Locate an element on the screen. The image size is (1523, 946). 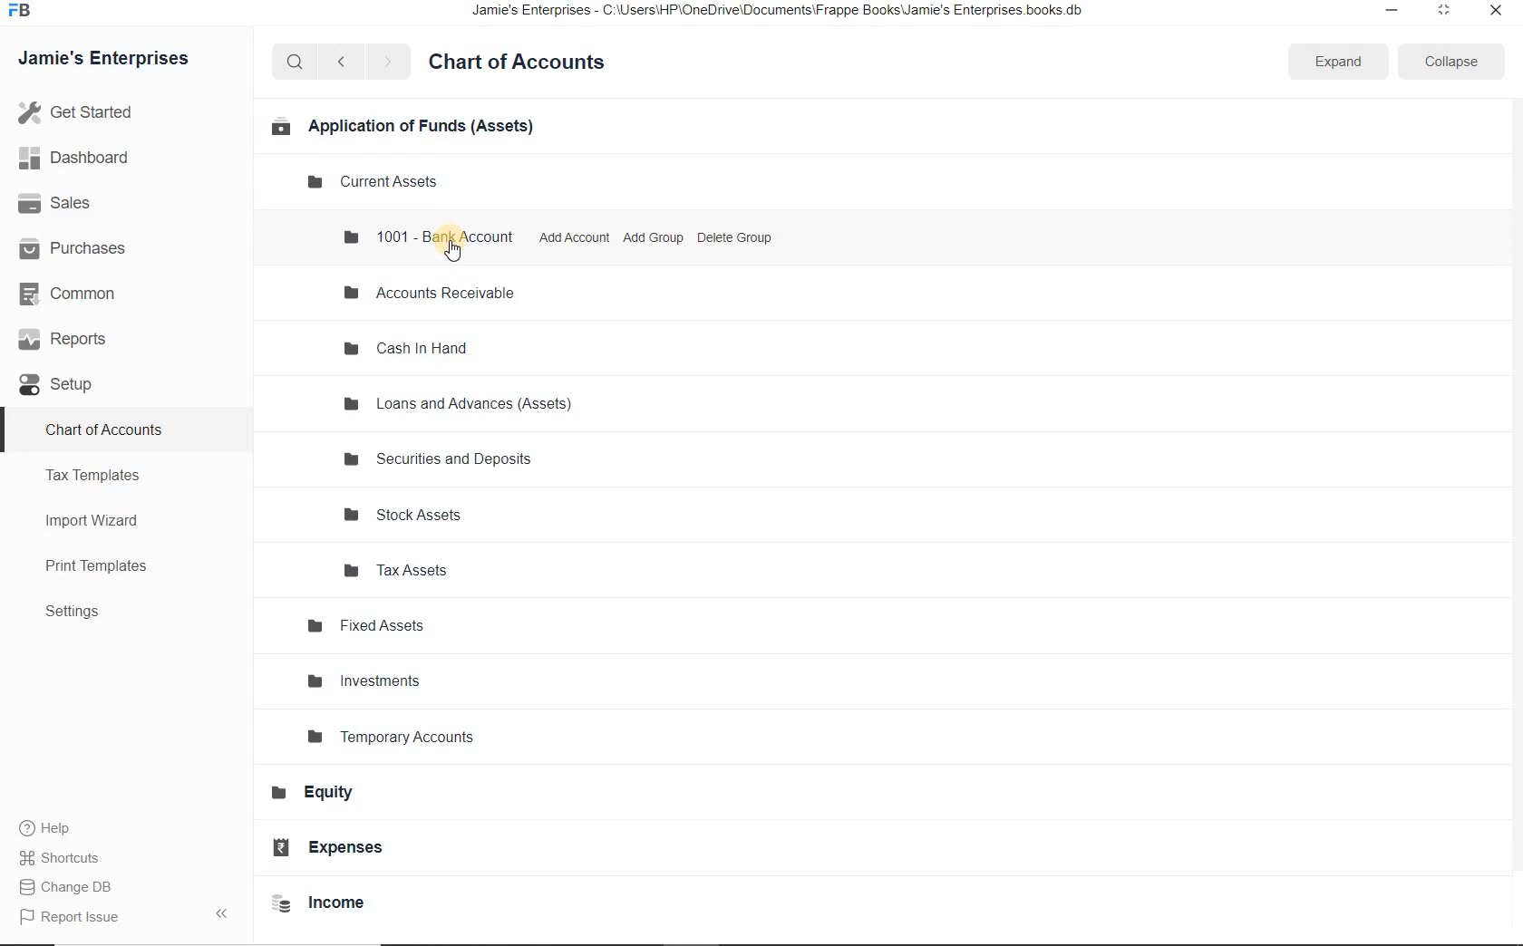
expand is located at coordinates (226, 912).